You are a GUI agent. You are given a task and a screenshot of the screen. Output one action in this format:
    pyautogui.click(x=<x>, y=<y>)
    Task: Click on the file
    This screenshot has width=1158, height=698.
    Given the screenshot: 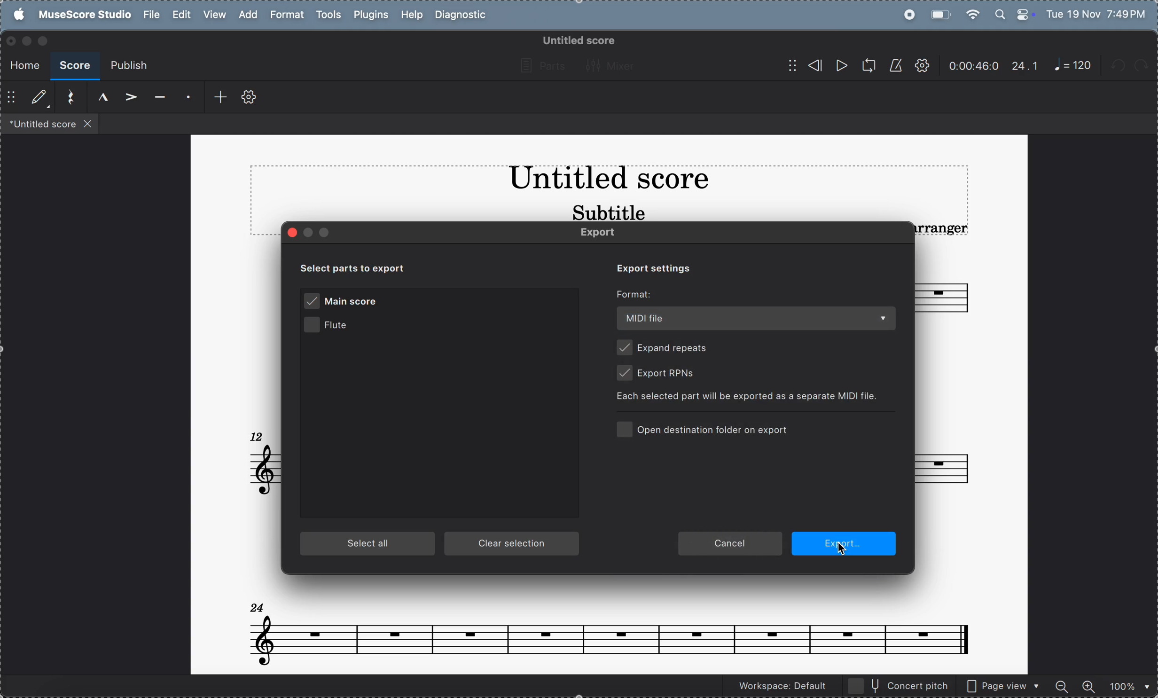 What is the action you would take?
    pyautogui.click(x=151, y=15)
    